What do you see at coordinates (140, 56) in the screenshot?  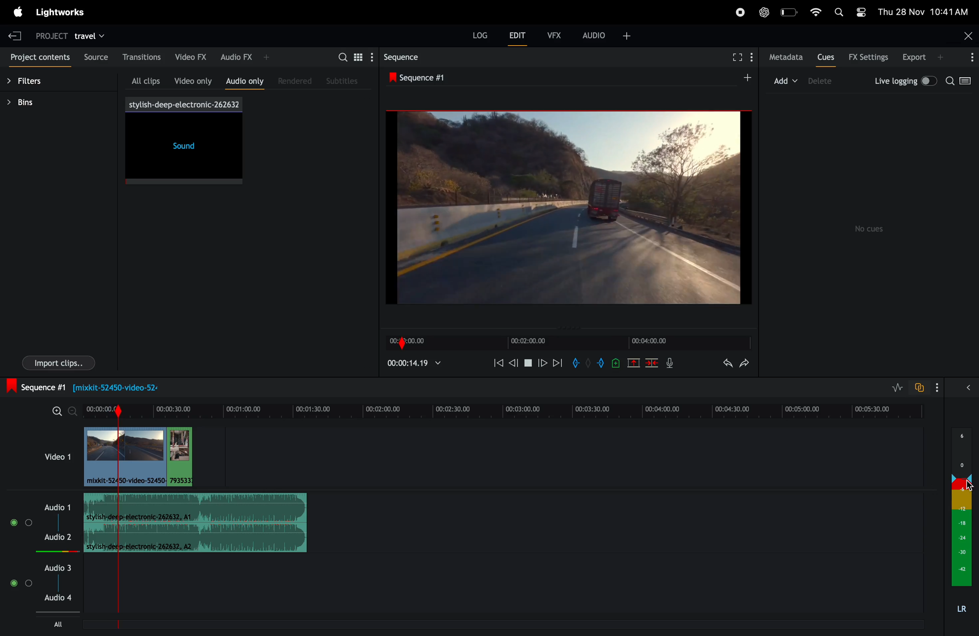 I see `transations` at bounding box center [140, 56].